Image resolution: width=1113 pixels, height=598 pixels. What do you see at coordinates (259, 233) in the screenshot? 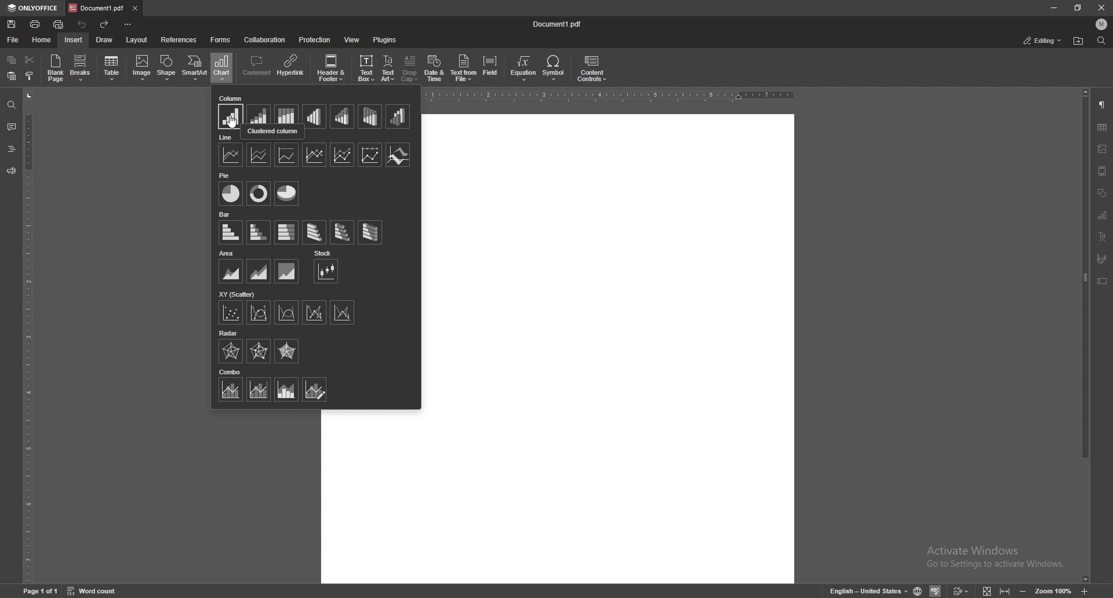
I see `stacked bar` at bounding box center [259, 233].